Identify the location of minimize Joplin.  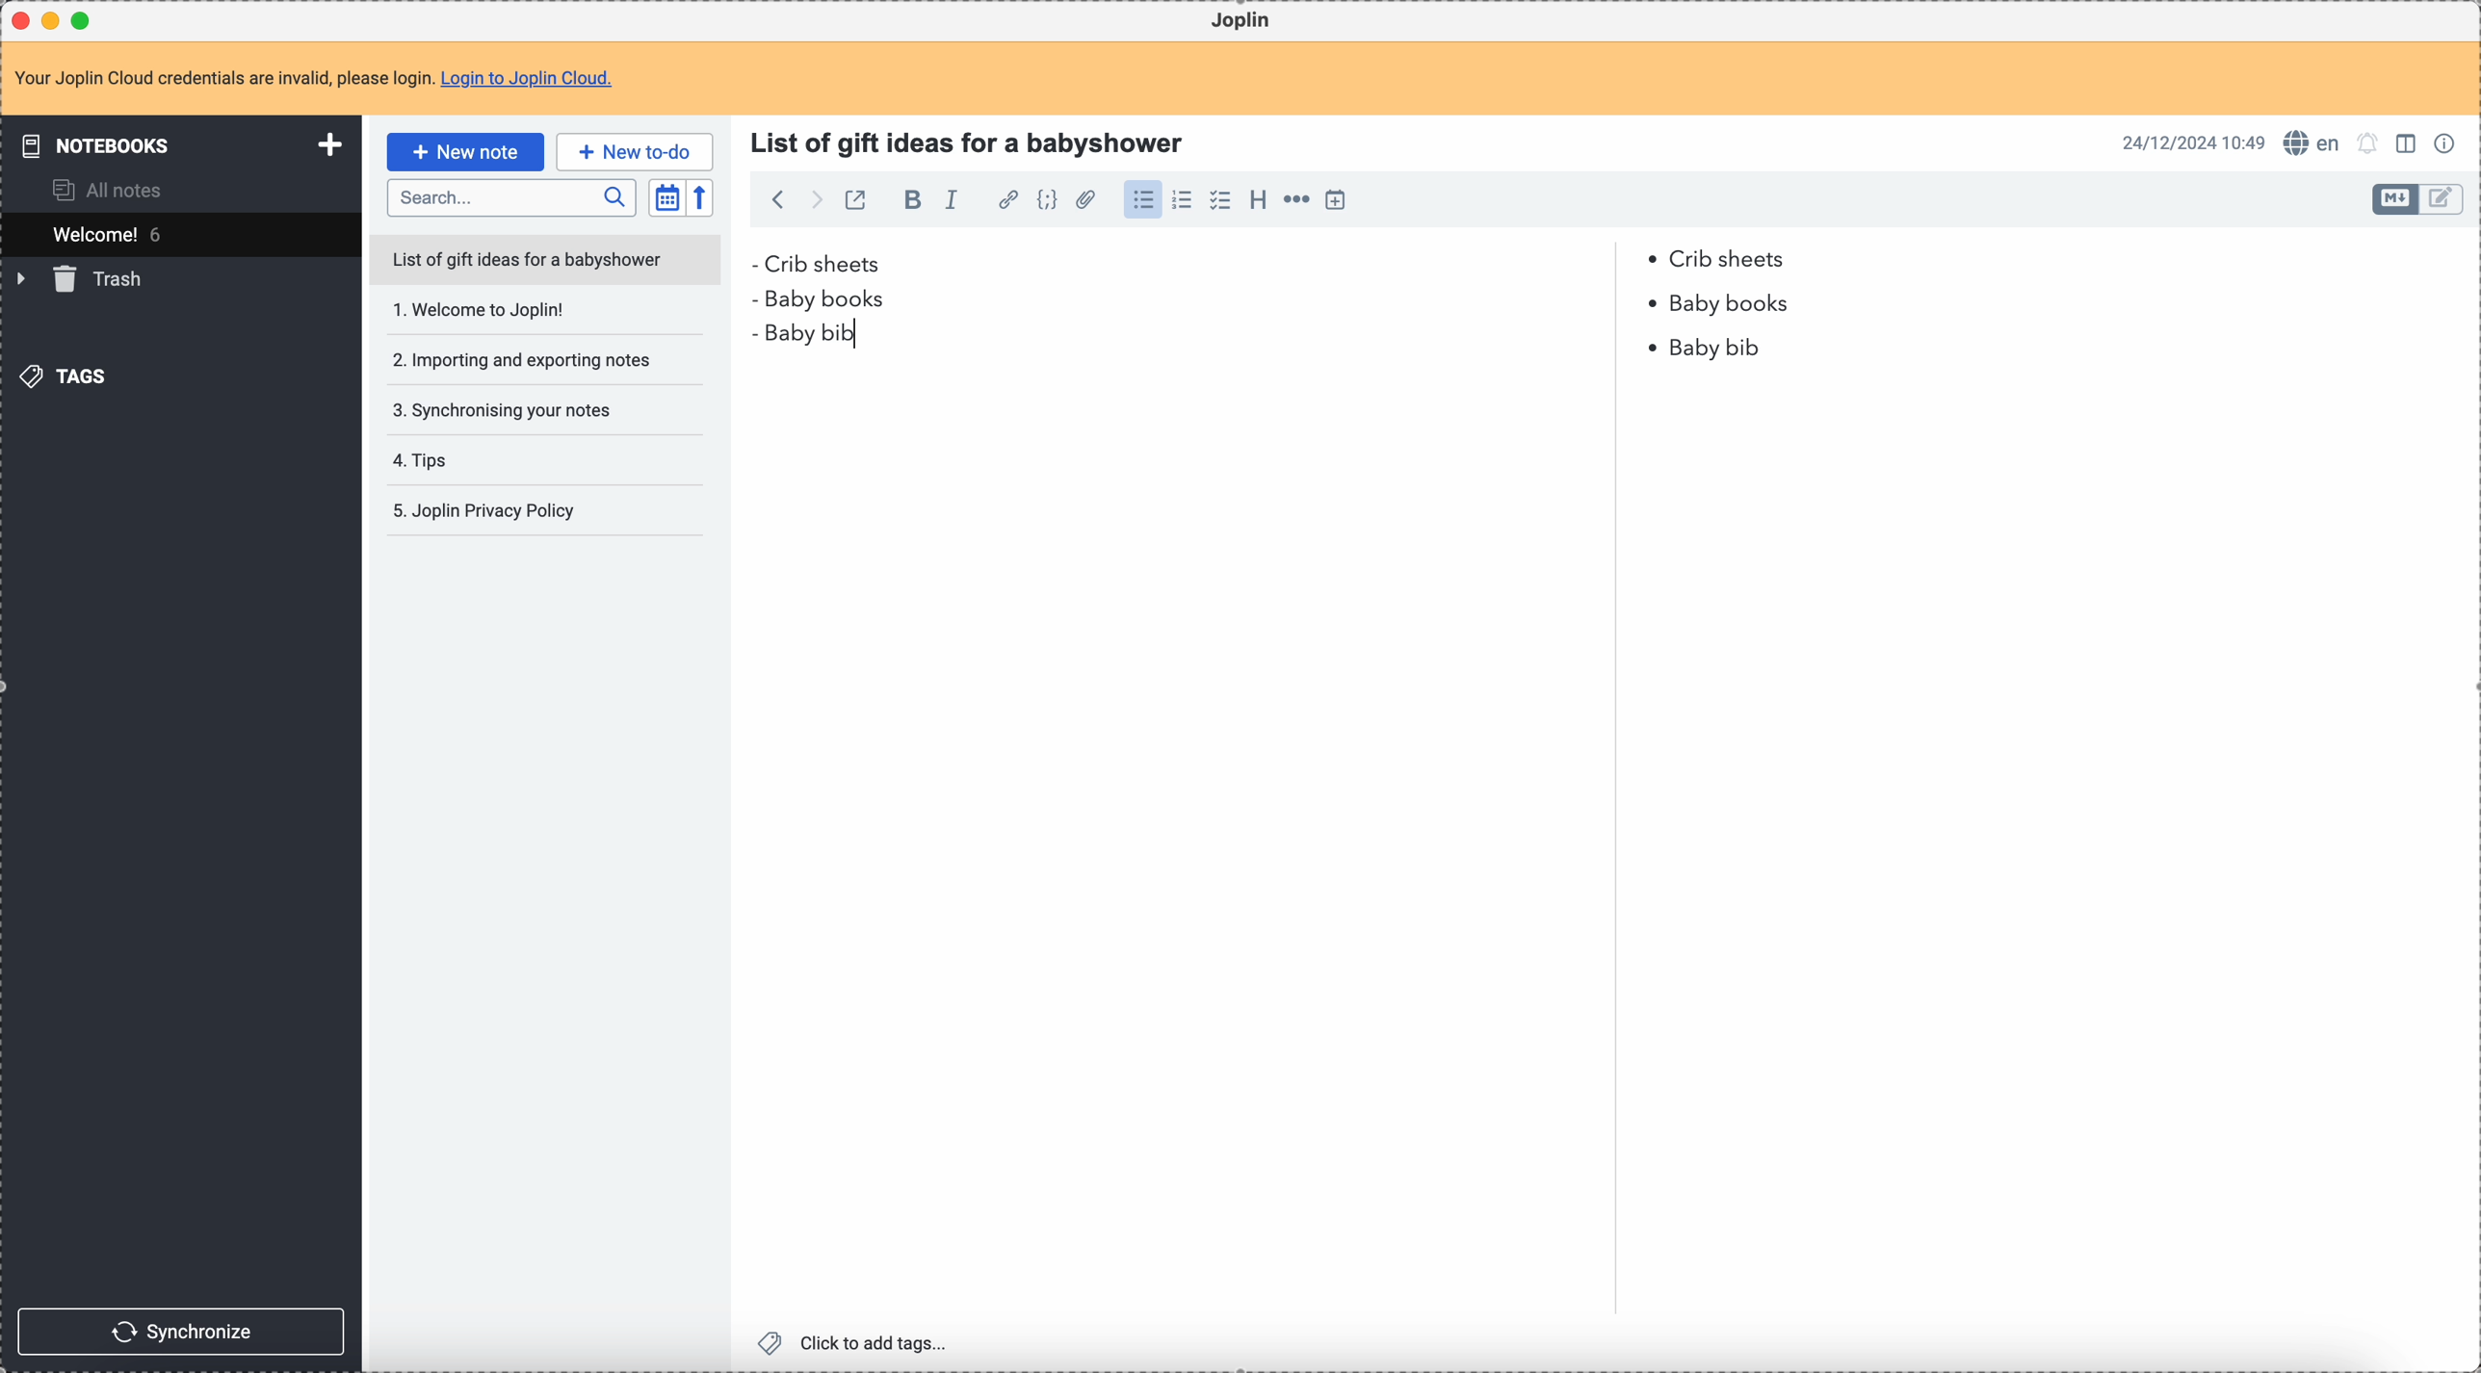
(55, 20).